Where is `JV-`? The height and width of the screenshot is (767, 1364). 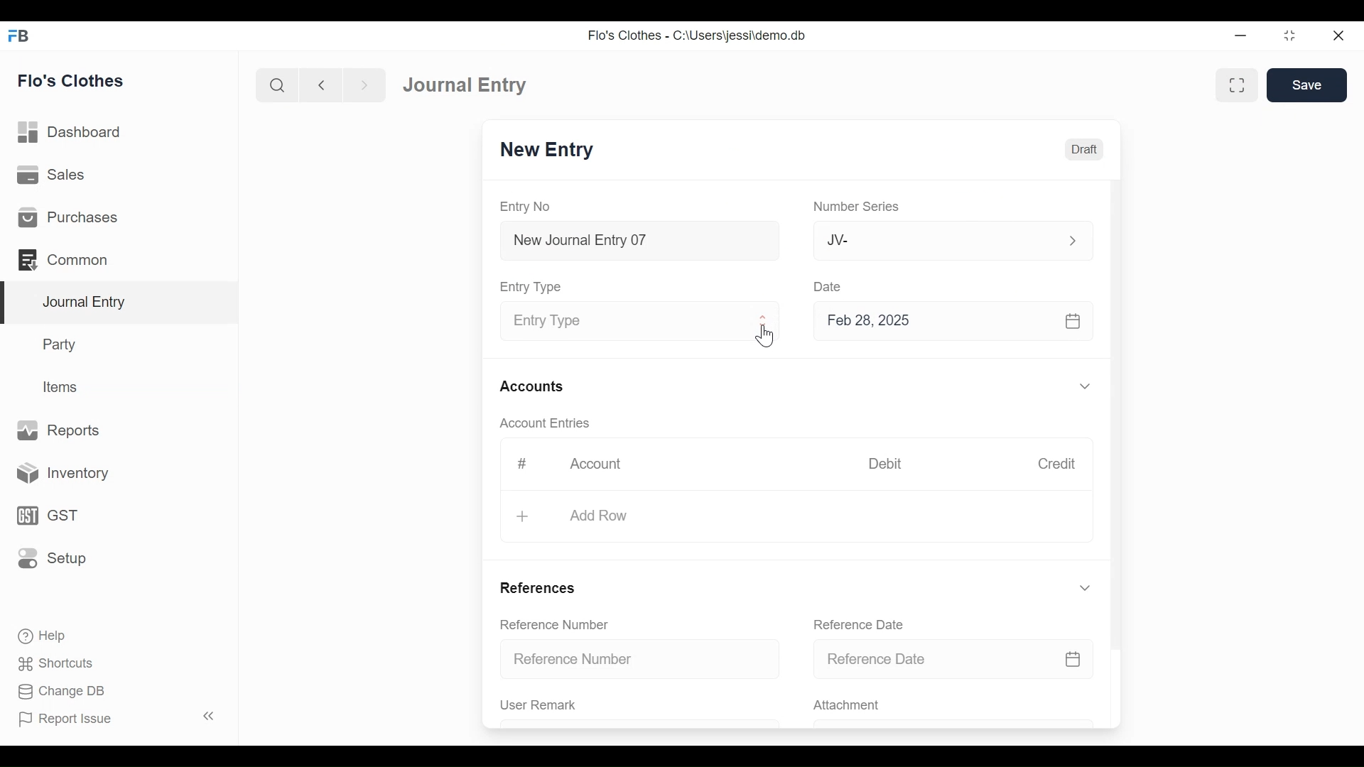
JV- is located at coordinates (928, 241).